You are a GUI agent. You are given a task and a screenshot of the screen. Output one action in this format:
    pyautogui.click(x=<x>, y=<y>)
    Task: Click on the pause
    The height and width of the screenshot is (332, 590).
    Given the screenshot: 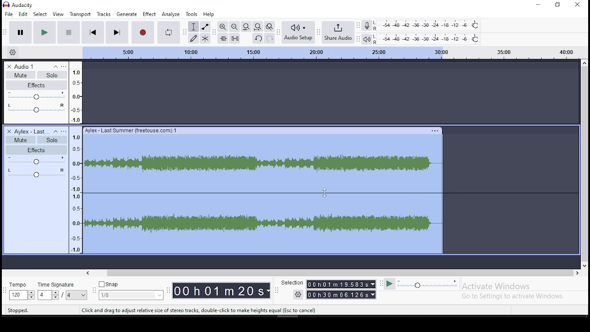 What is the action you would take?
    pyautogui.click(x=19, y=33)
    